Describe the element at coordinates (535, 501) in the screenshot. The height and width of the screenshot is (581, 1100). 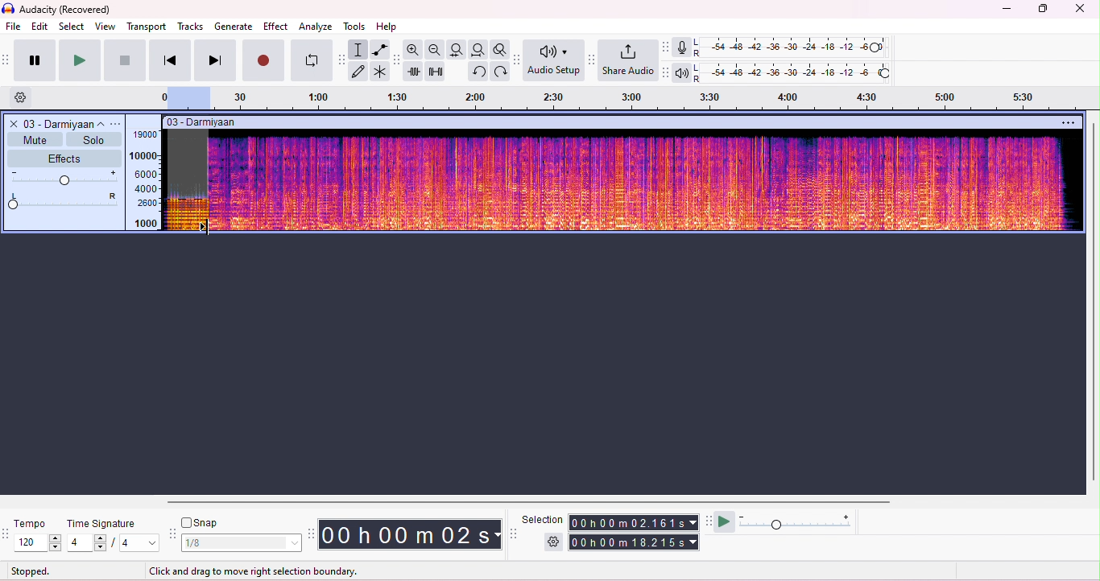
I see `horizontal scroll bar` at that location.